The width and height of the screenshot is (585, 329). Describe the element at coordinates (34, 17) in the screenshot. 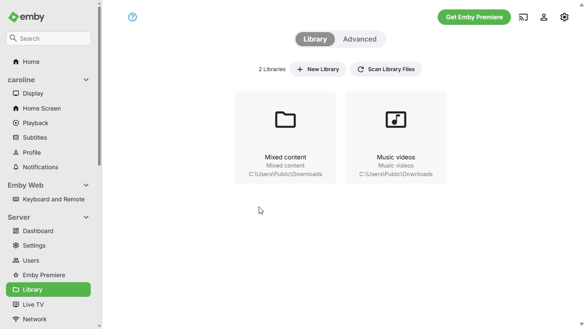

I see `emby` at that location.